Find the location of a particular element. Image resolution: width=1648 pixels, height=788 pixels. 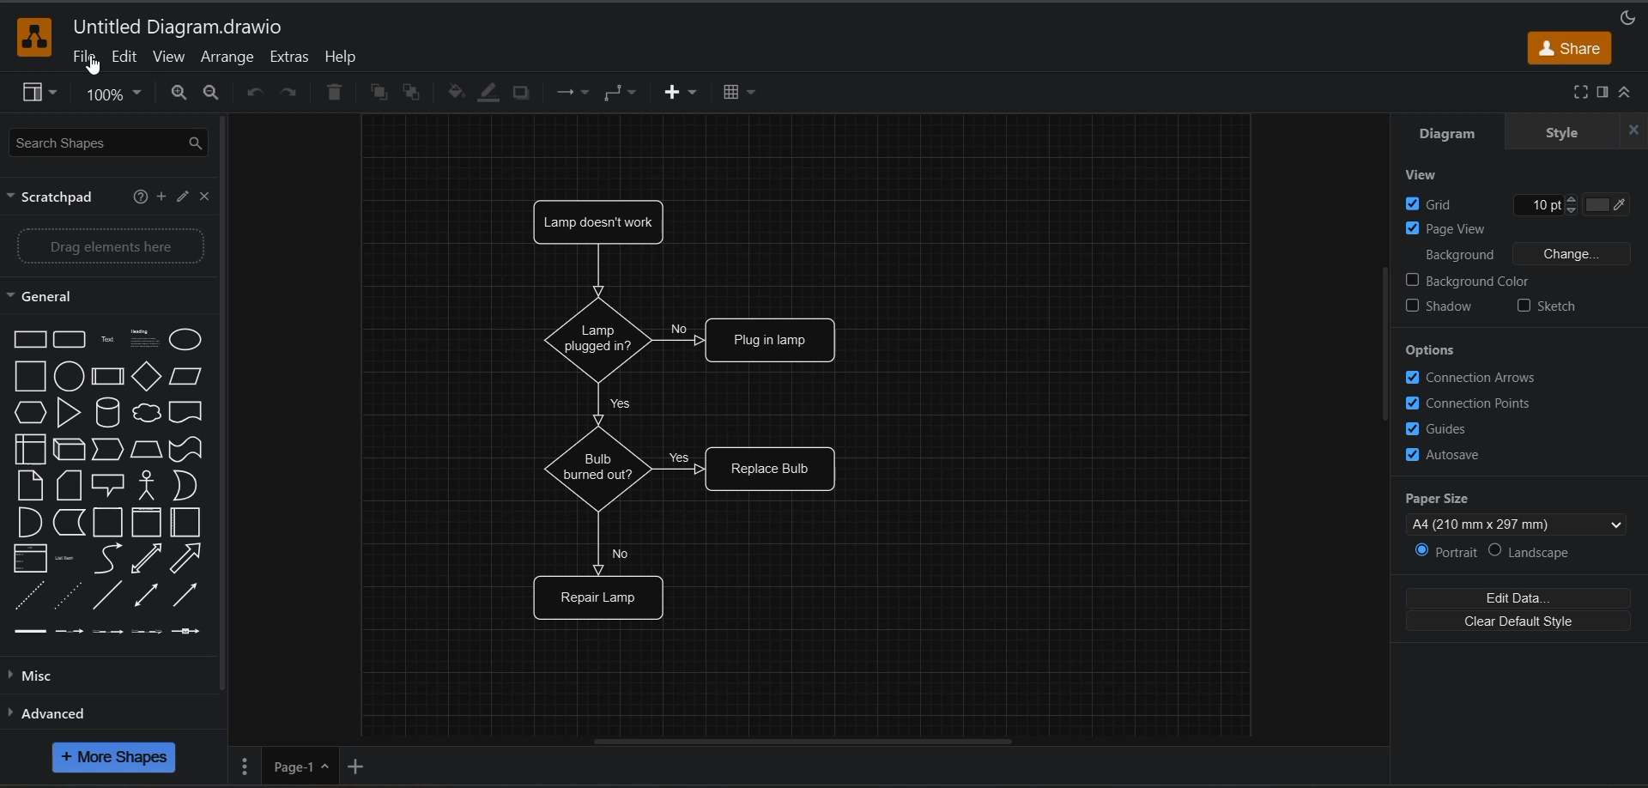

shadow is located at coordinates (1443, 308).